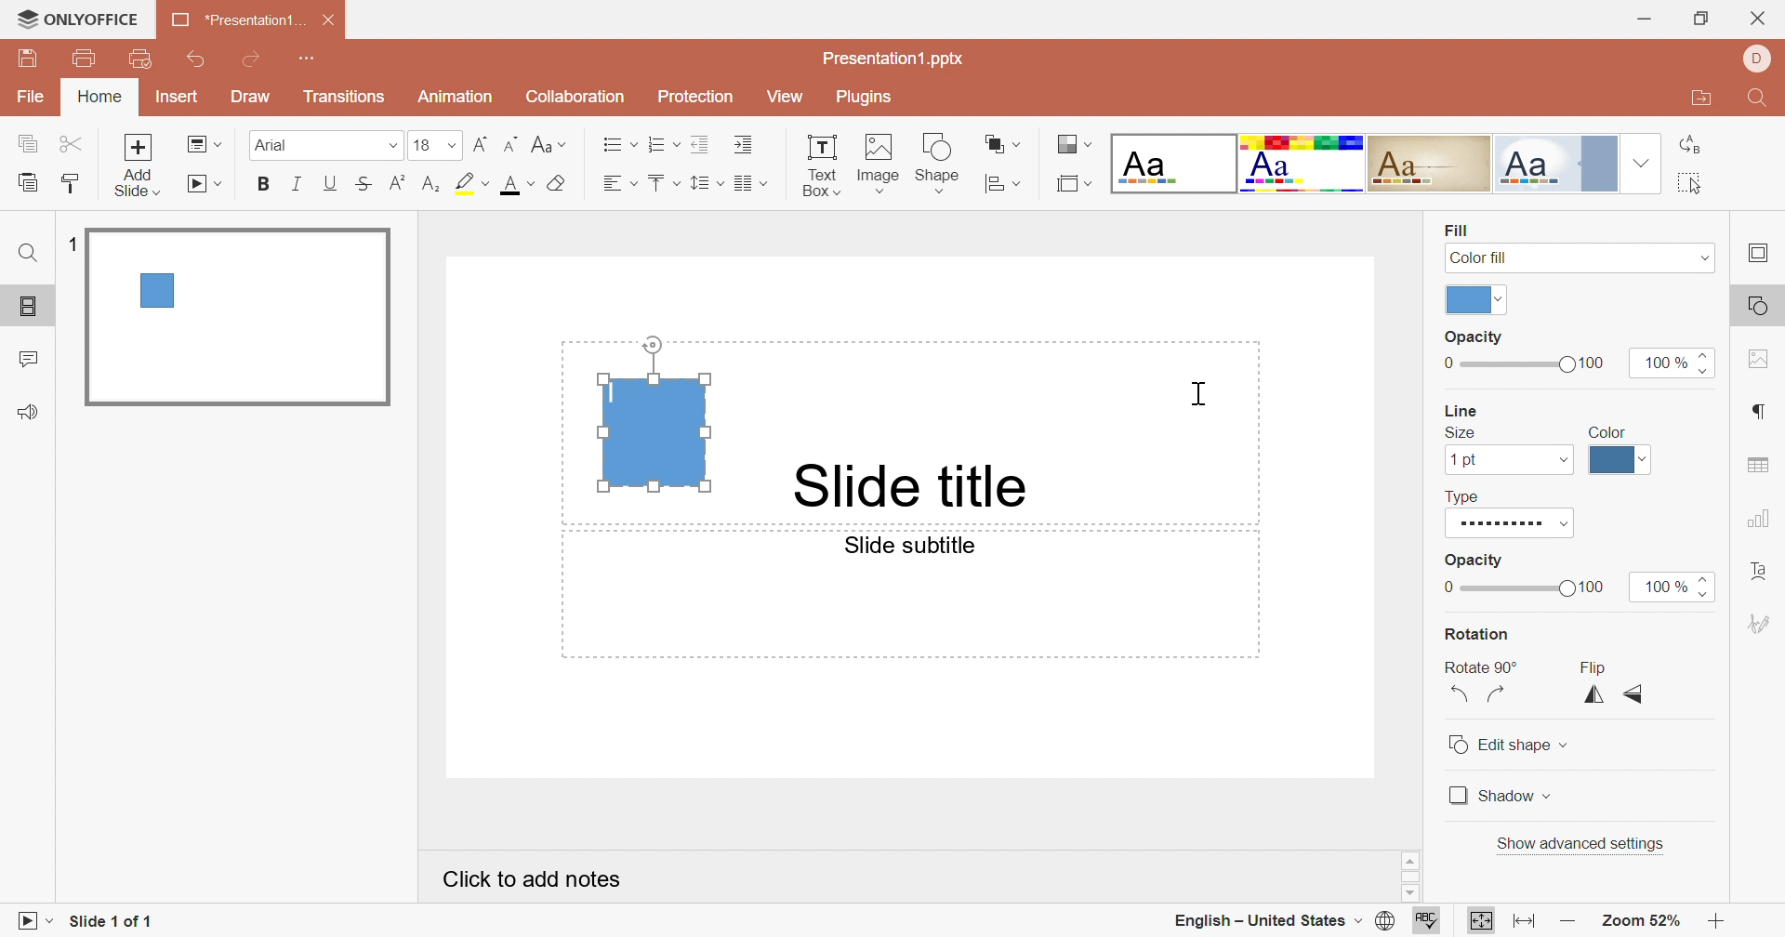 The height and width of the screenshot is (937, 1785). I want to click on Close, so click(324, 22).